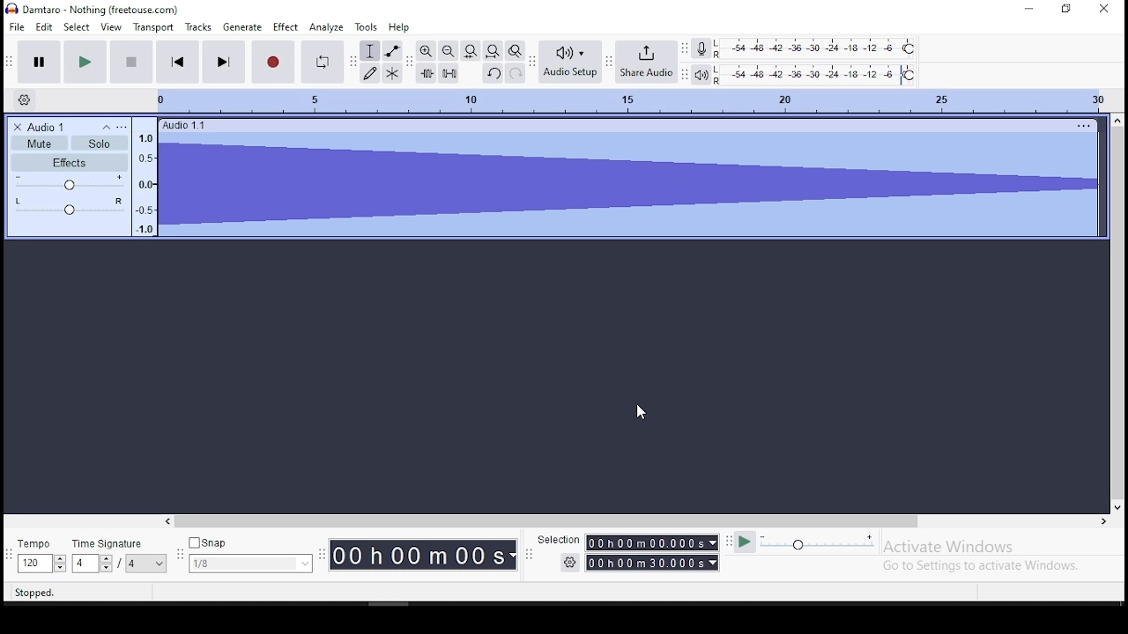 This screenshot has height=634, width=1128. Describe the element at coordinates (369, 73) in the screenshot. I see `draw tool` at that location.